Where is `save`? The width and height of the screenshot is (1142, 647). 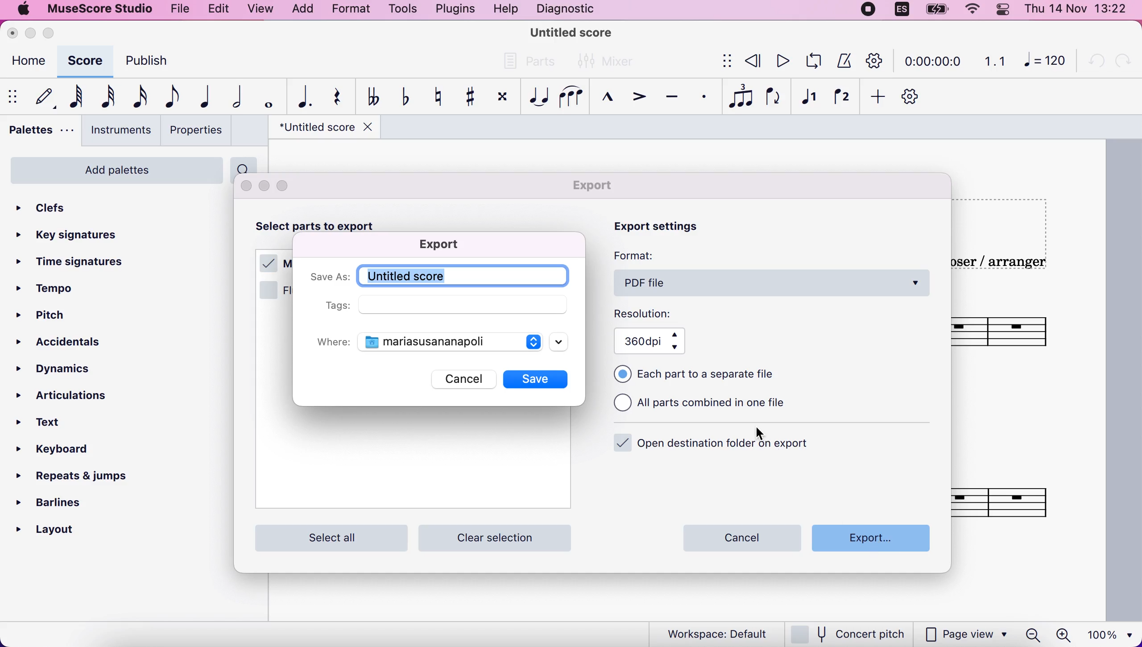
save is located at coordinates (538, 378).